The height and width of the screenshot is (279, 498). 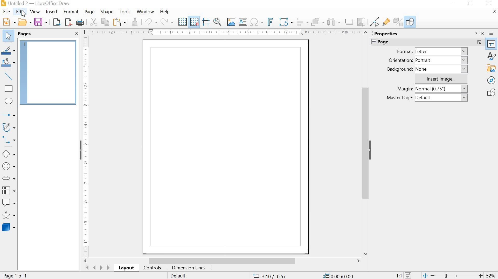 I want to click on File, so click(x=7, y=11).